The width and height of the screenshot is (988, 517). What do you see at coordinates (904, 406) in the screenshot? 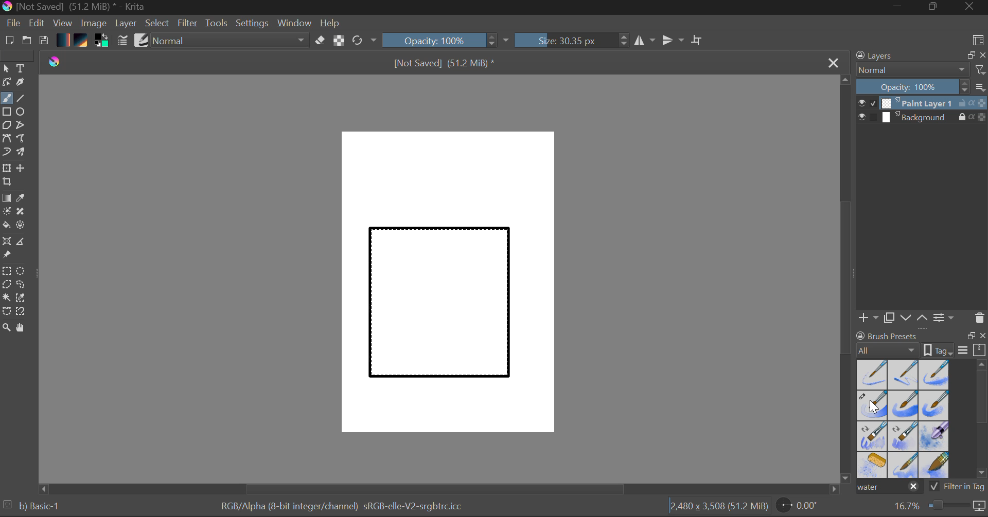
I see `Water C - Grain` at bounding box center [904, 406].